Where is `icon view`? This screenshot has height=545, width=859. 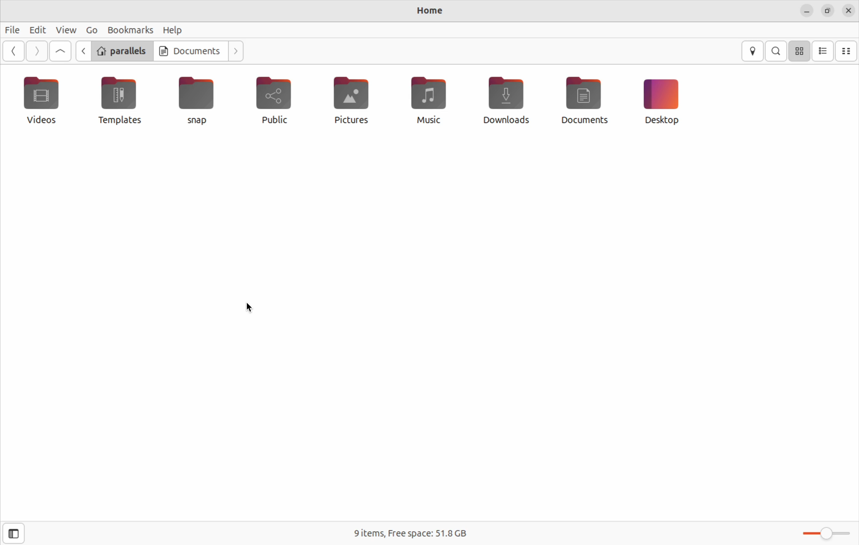 icon view is located at coordinates (799, 51).